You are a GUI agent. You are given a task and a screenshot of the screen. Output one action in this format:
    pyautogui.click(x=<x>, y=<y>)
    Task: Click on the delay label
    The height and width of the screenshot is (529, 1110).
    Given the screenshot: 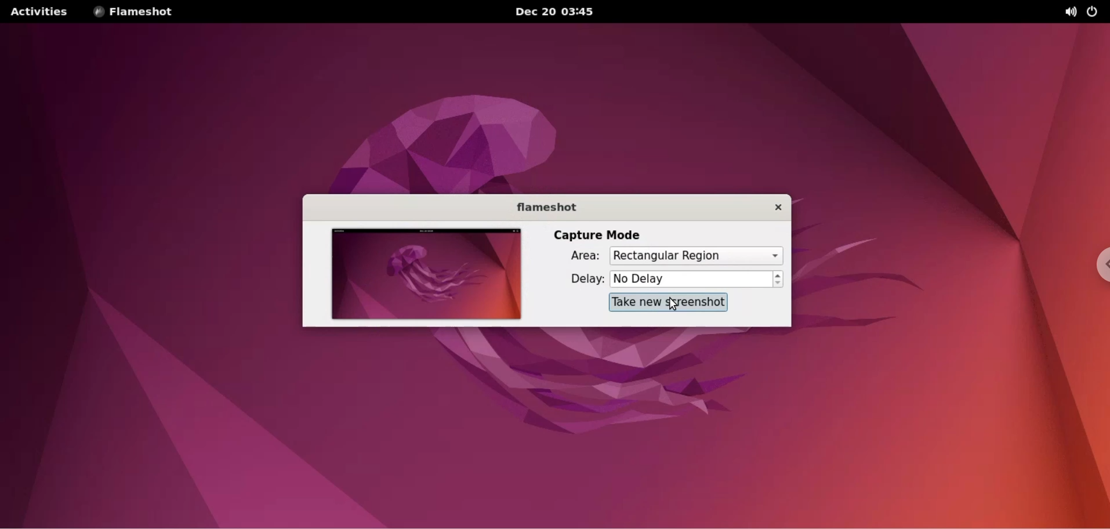 What is the action you would take?
    pyautogui.click(x=586, y=281)
    